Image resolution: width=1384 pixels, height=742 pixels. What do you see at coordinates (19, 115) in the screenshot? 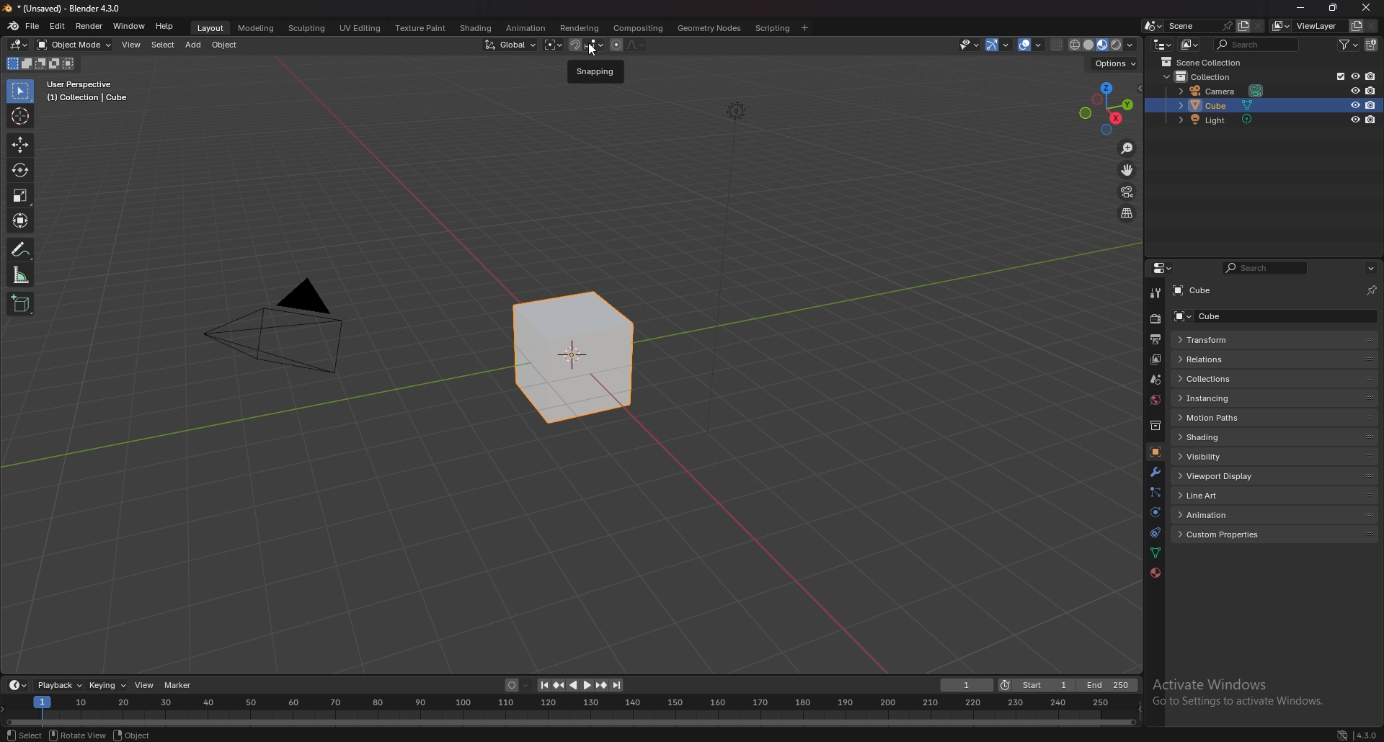
I see `cursor` at bounding box center [19, 115].